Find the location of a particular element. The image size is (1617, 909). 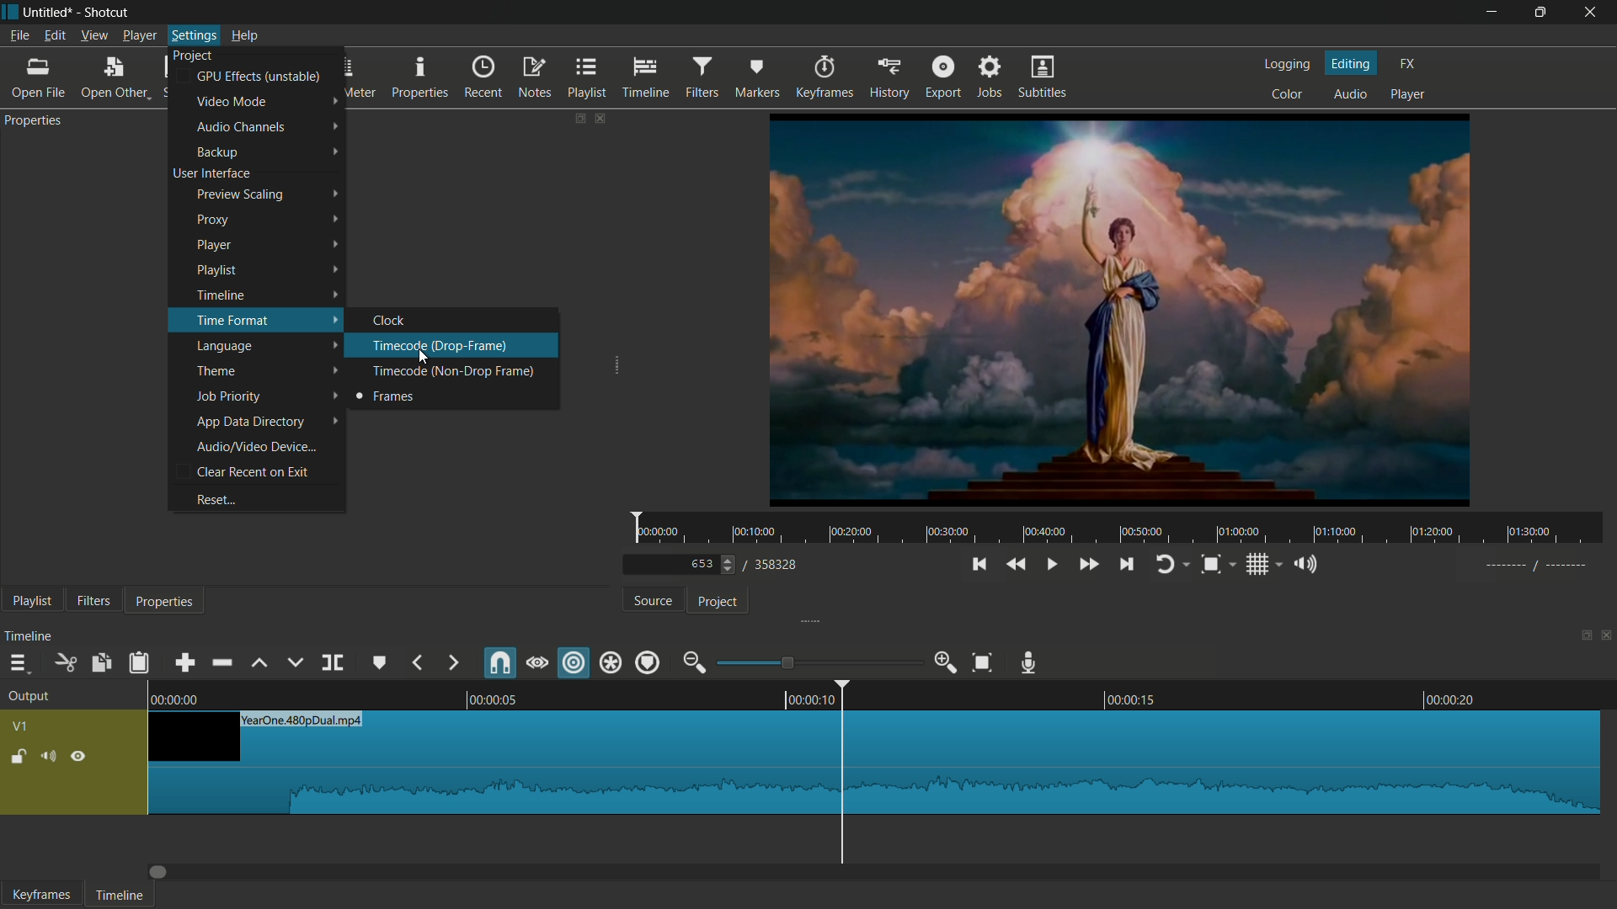

snap is located at coordinates (499, 663).